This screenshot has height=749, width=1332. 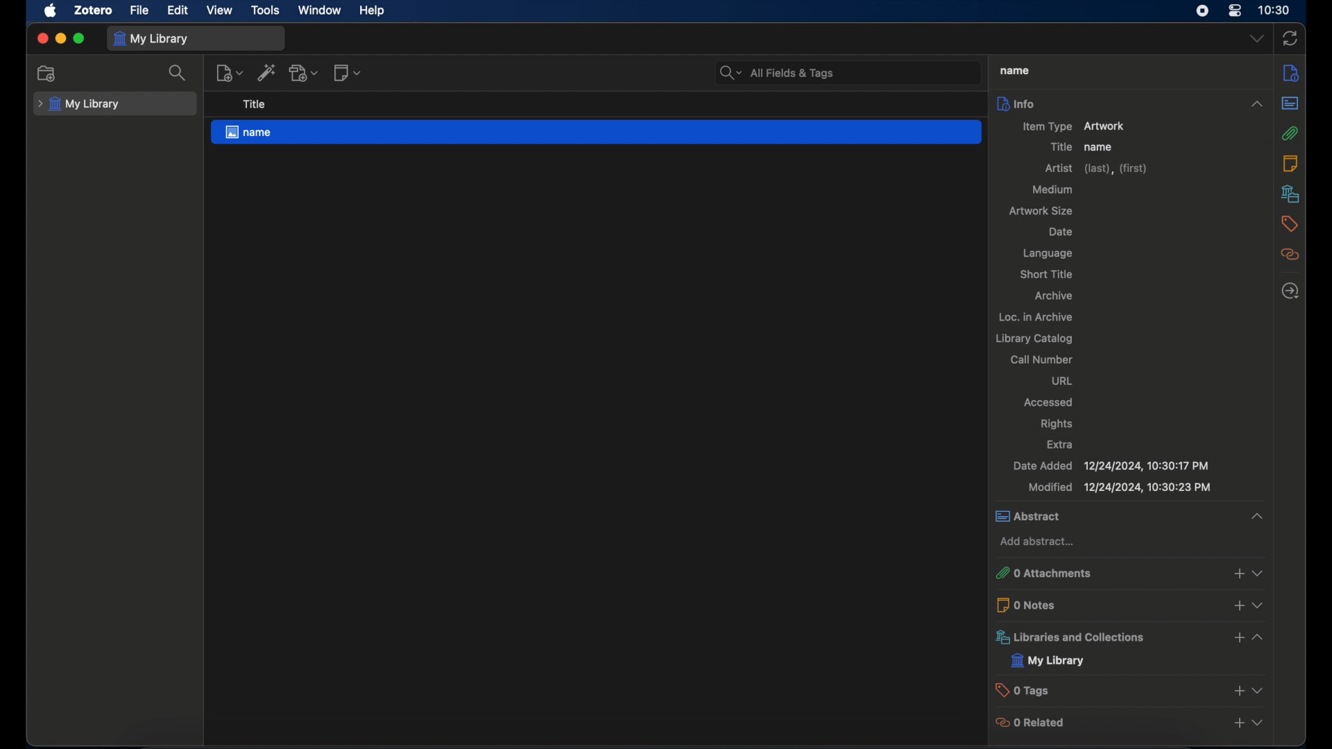 I want to click on url, so click(x=1062, y=381).